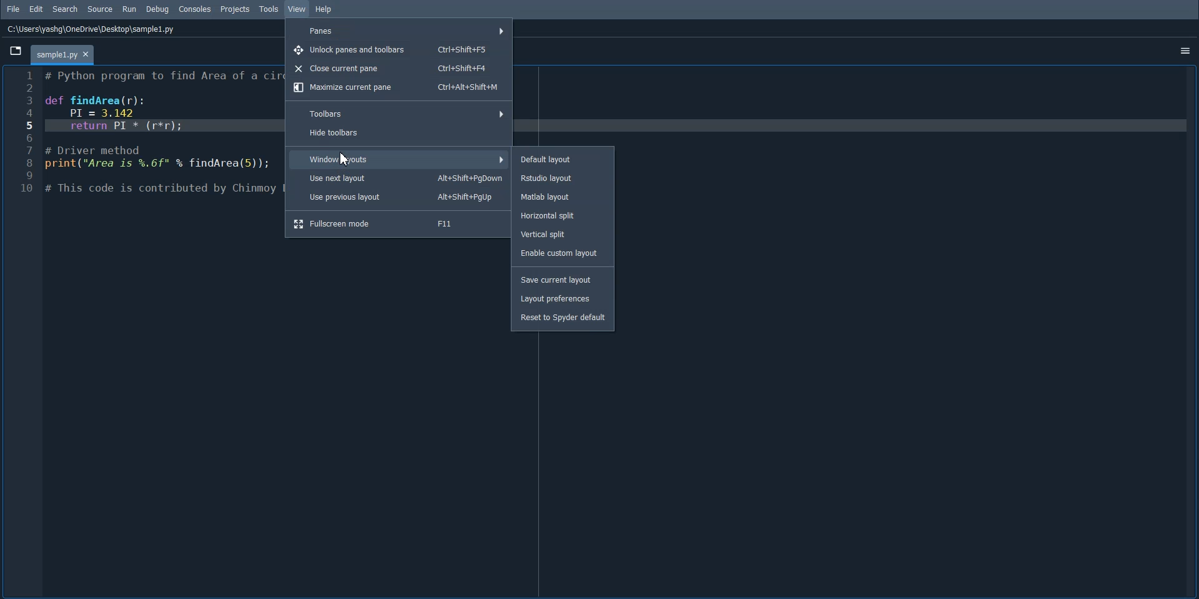  What do you see at coordinates (100, 9) in the screenshot?
I see `Source` at bounding box center [100, 9].